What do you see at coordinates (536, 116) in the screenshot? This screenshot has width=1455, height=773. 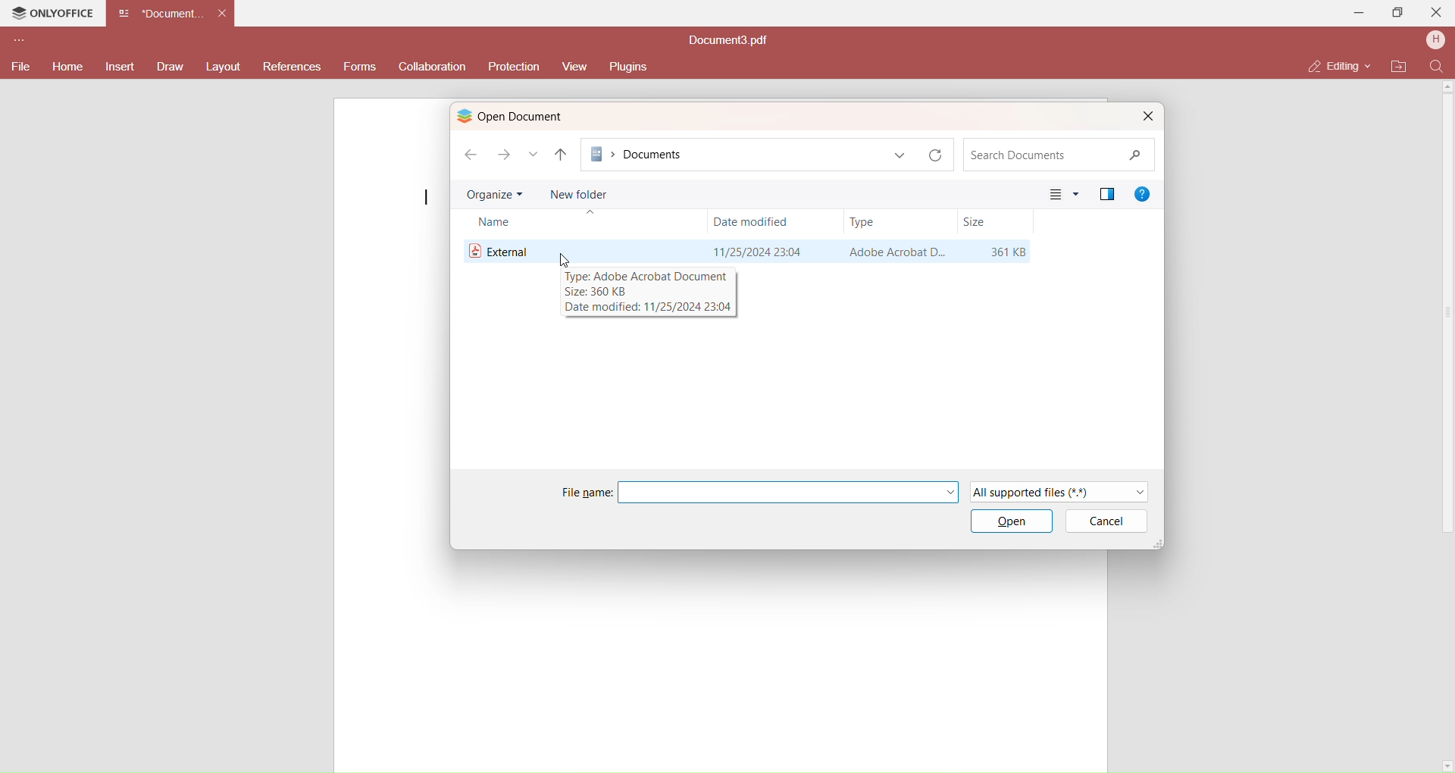 I see `Open Document` at bounding box center [536, 116].